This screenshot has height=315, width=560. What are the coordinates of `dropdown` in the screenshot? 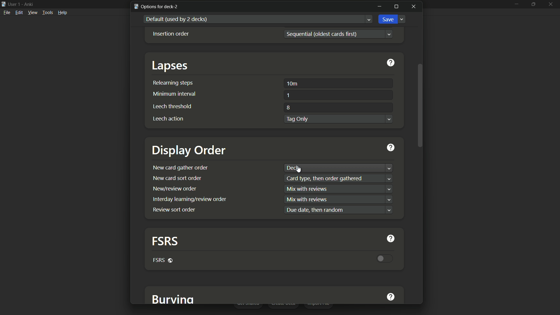 It's located at (389, 168).